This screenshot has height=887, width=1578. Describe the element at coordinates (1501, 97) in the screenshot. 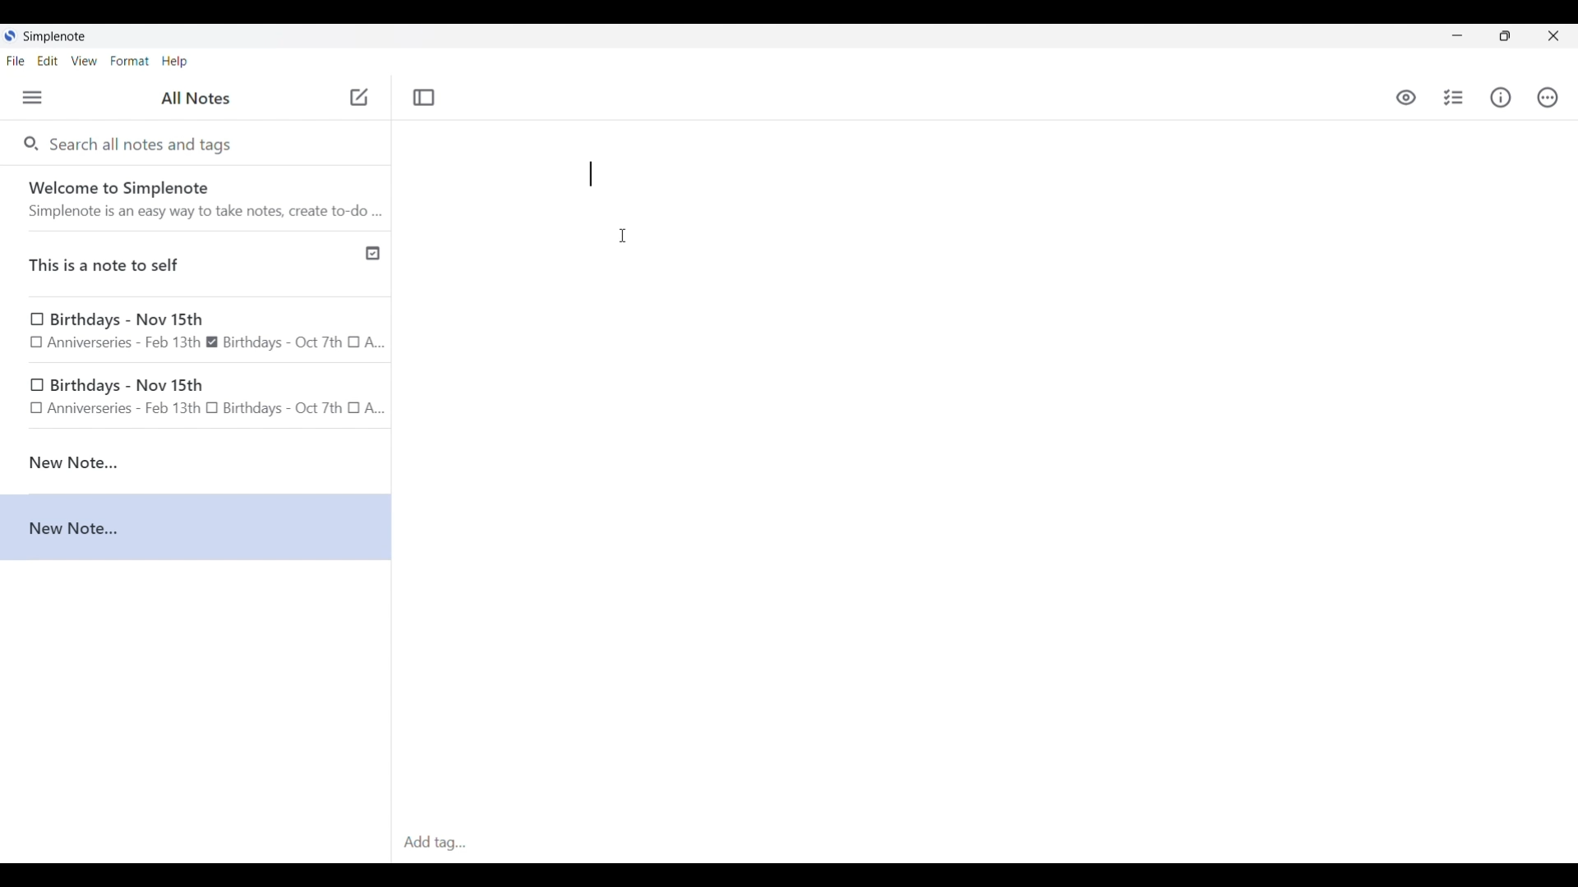

I see `Info` at that location.